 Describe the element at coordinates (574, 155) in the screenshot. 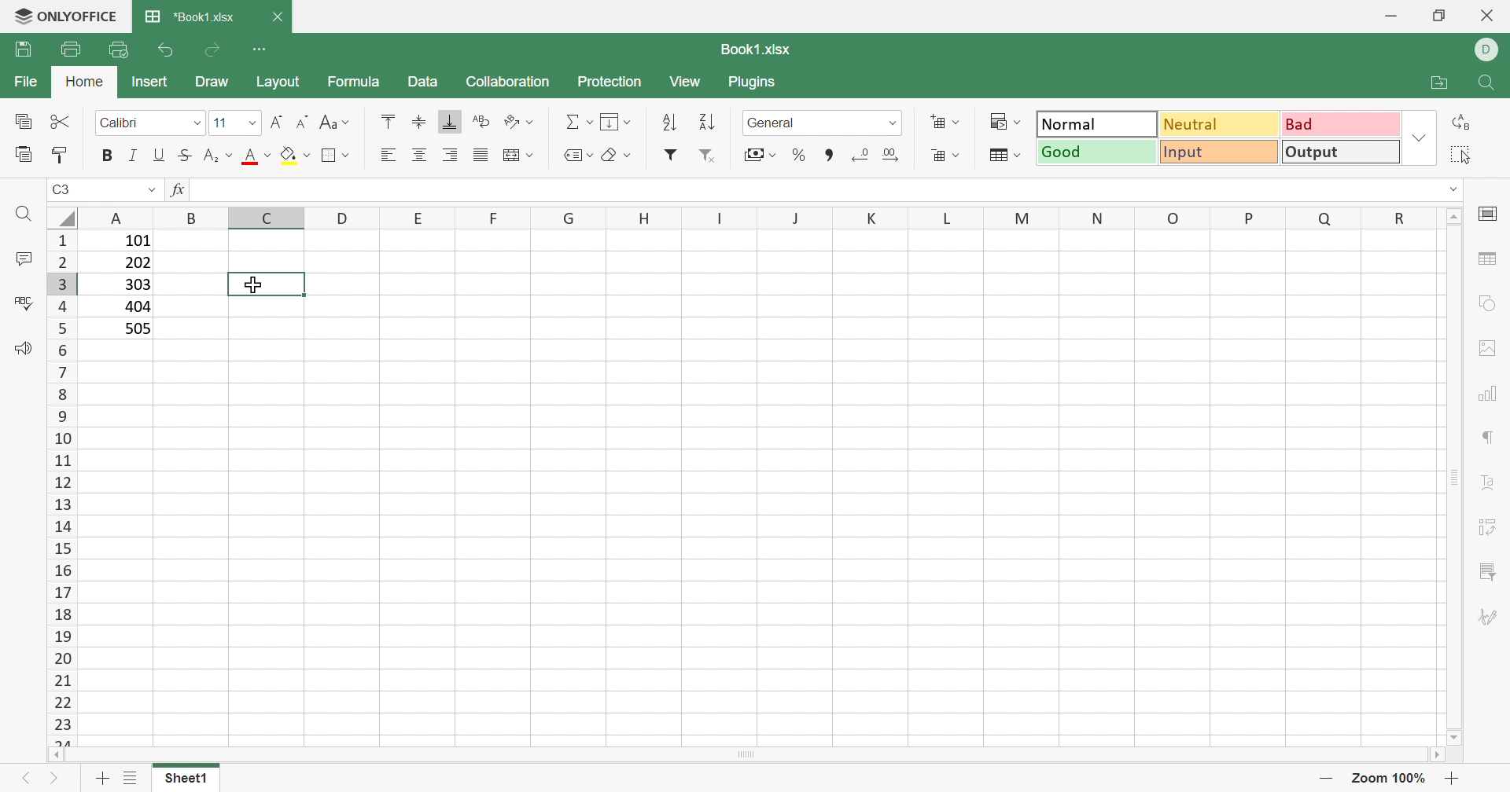

I see `Named ranges` at that location.